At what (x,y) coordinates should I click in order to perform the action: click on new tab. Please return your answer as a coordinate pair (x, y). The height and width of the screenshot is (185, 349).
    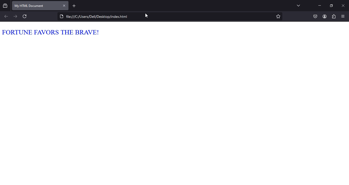
    Looking at the image, I should click on (74, 6).